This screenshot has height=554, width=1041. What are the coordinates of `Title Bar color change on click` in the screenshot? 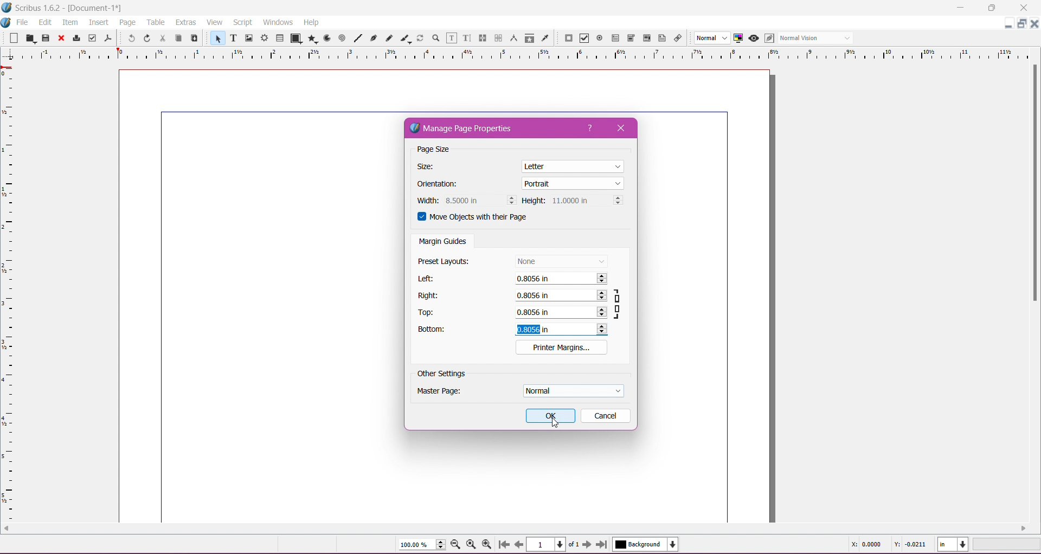 It's located at (534, 8).